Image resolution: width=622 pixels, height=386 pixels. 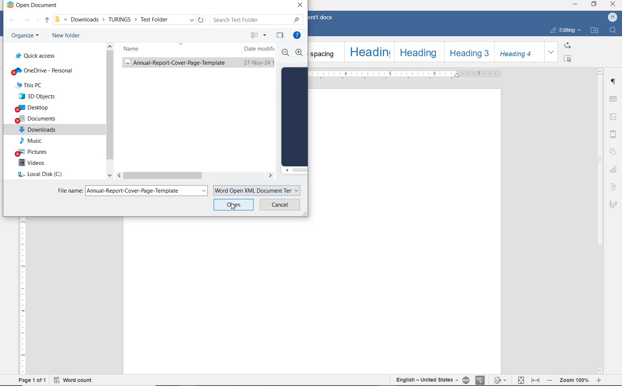 What do you see at coordinates (32, 380) in the screenshot?
I see `Page 1 0f 1` at bounding box center [32, 380].